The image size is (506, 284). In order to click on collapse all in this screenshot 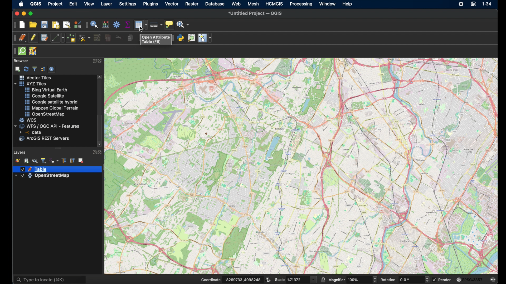, I will do `click(43, 69)`.